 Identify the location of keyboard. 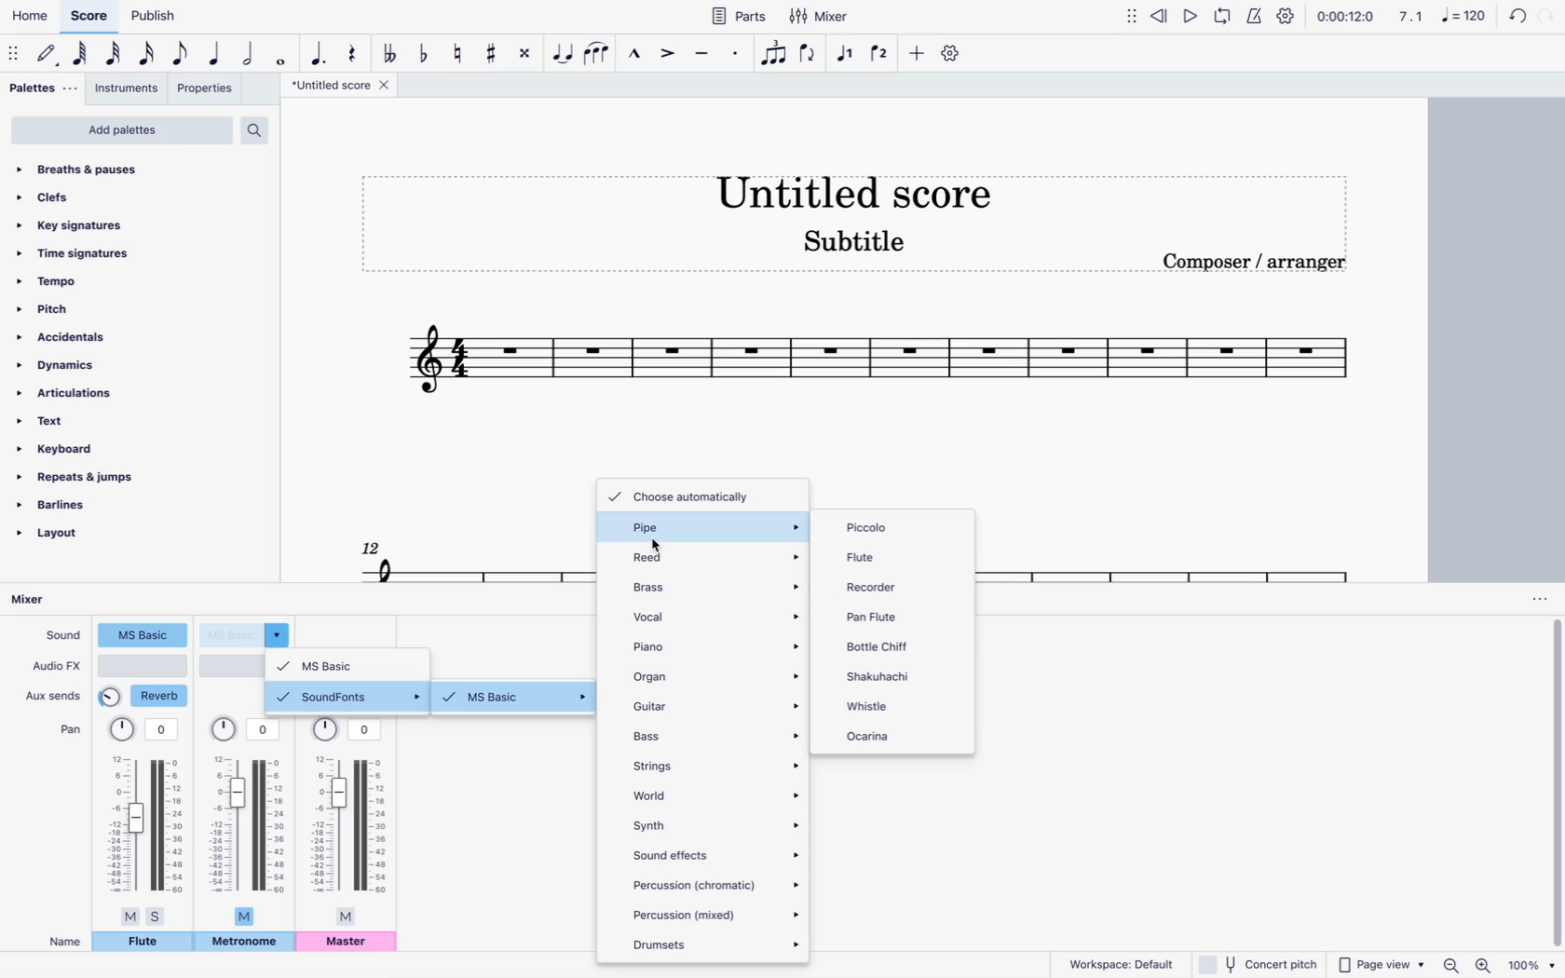
(106, 449).